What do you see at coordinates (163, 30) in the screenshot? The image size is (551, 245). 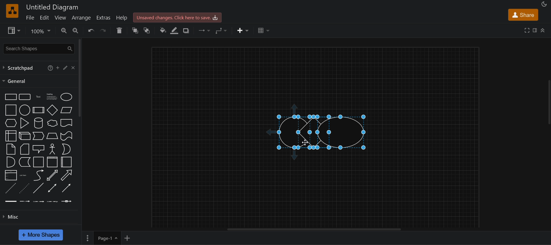 I see `fill color` at bounding box center [163, 30].